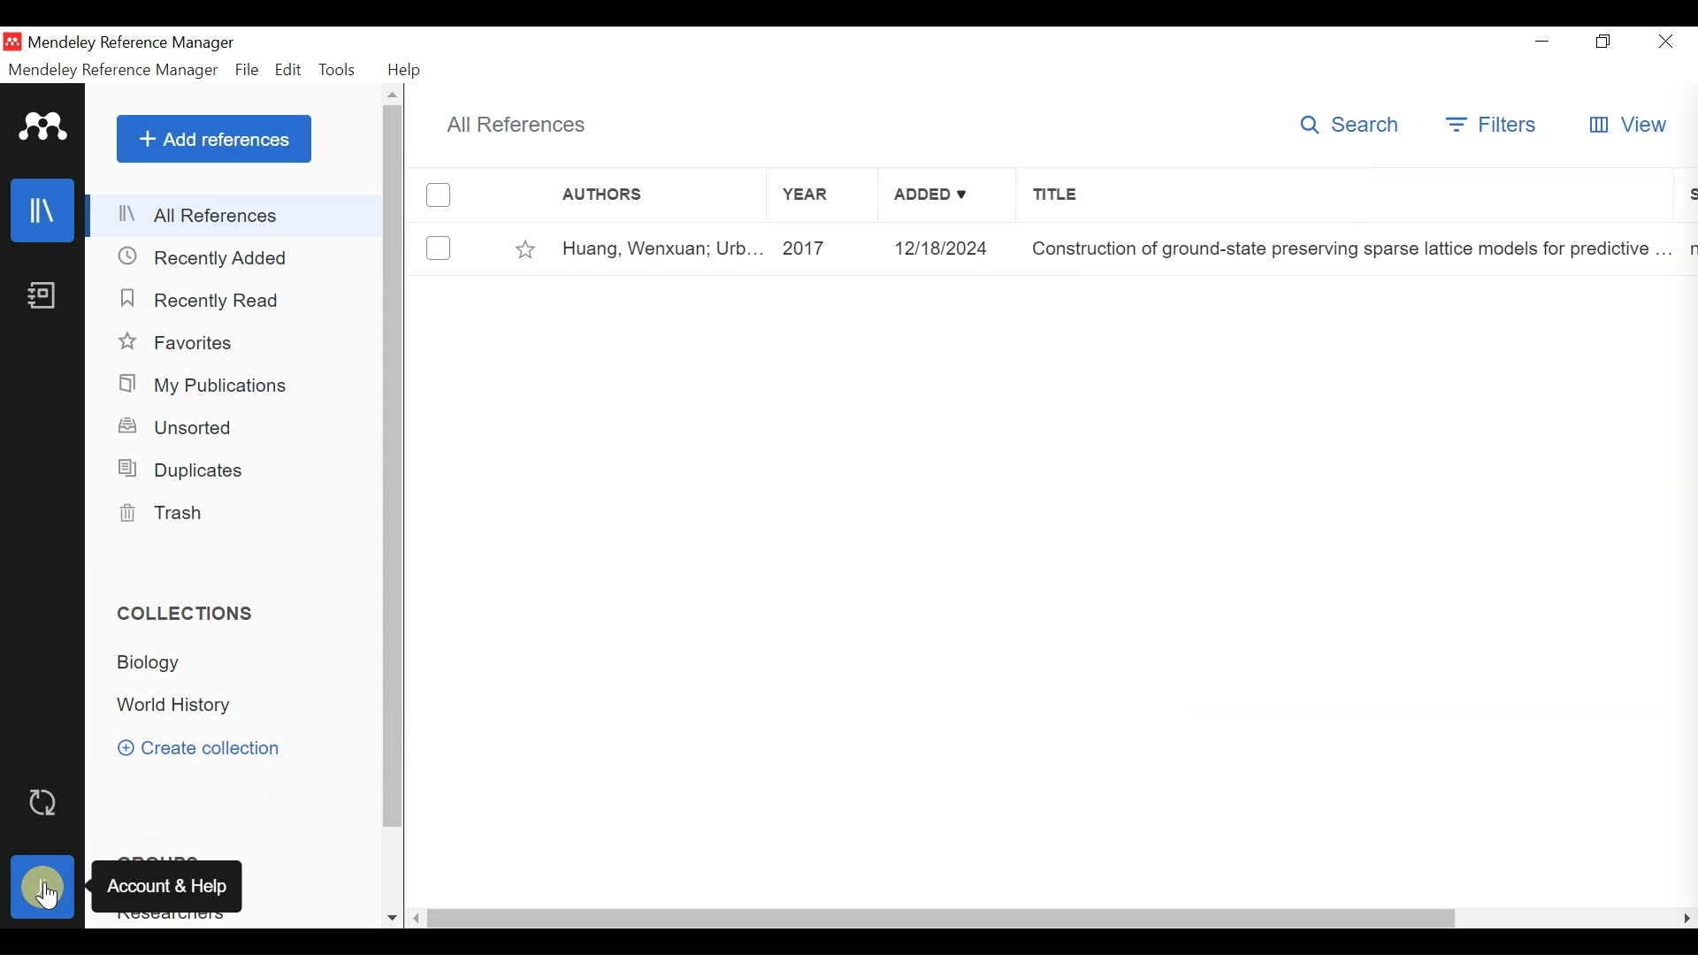  Describe the element at coordinates (204, 748) in the screenshot. I see `Create Collection` at that location.